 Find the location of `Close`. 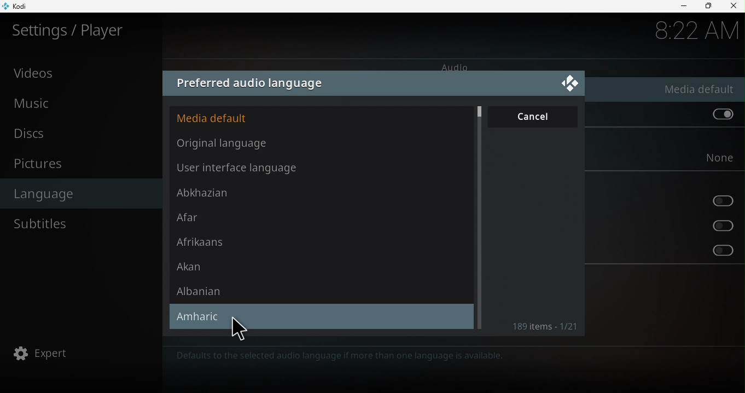

Close is located at coordinates (573, 83).